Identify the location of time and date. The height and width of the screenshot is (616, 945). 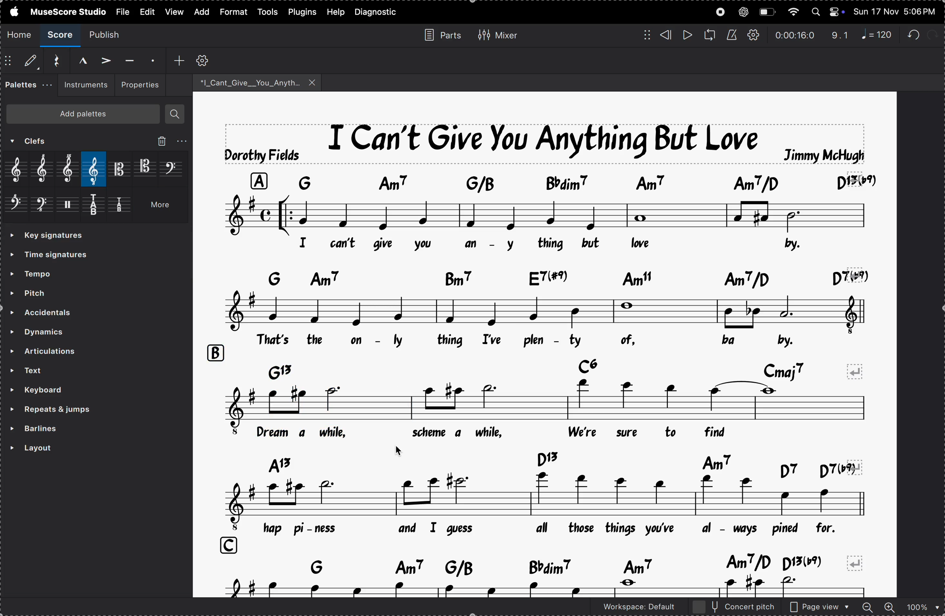
(896, 10).